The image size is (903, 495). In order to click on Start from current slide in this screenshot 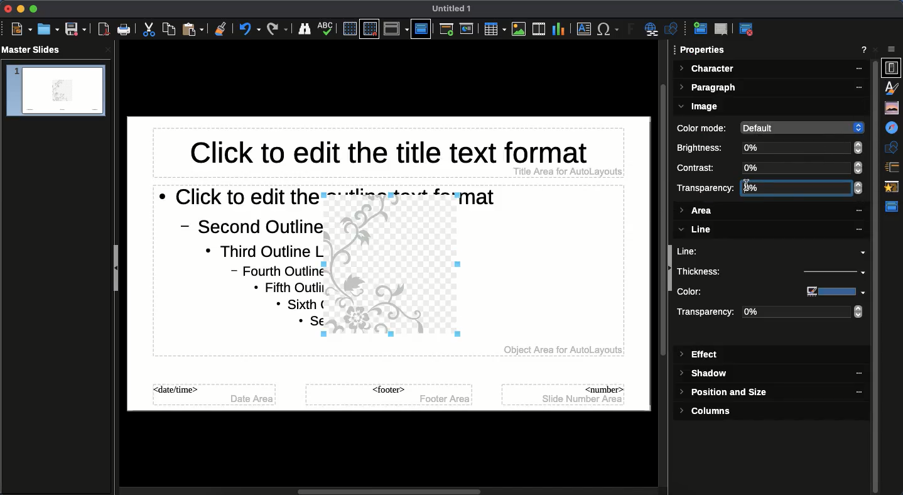, I will do `click(468, 29)`.